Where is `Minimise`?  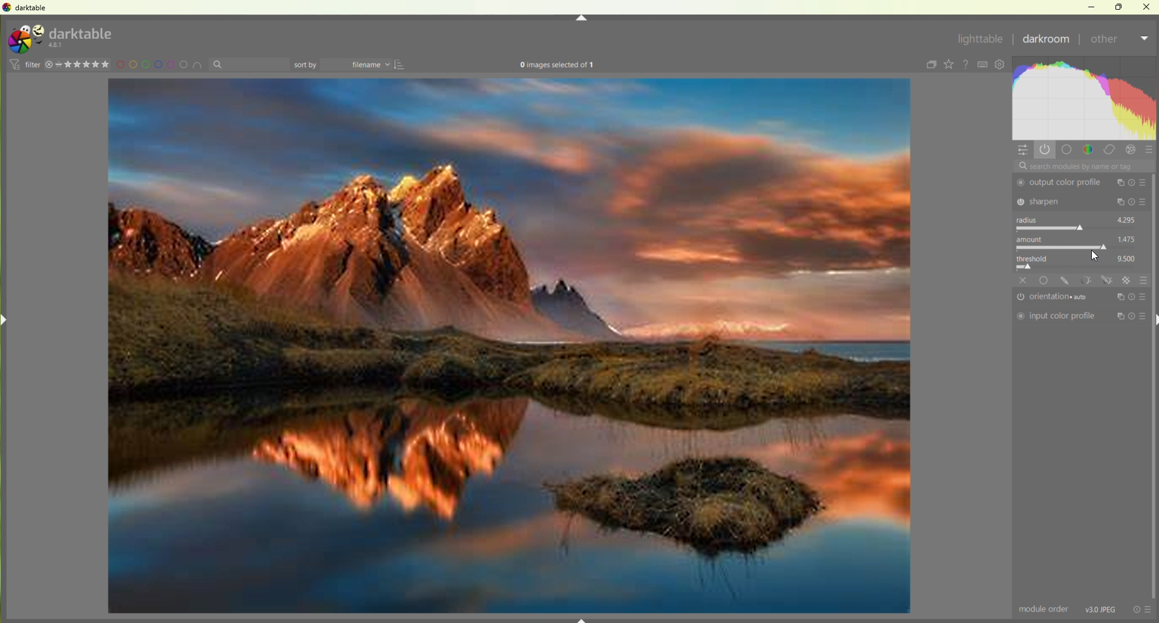
Minimise is located at coordinates (1094, 7).